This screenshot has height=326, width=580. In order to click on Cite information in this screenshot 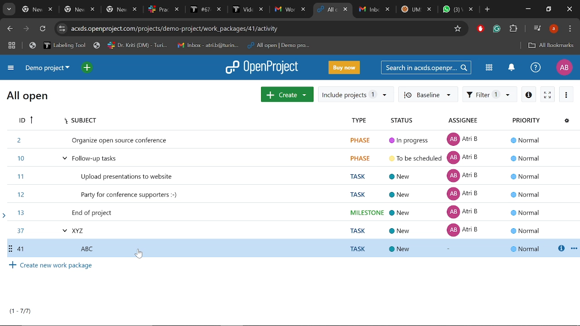, I will do `click(62, 29)`.